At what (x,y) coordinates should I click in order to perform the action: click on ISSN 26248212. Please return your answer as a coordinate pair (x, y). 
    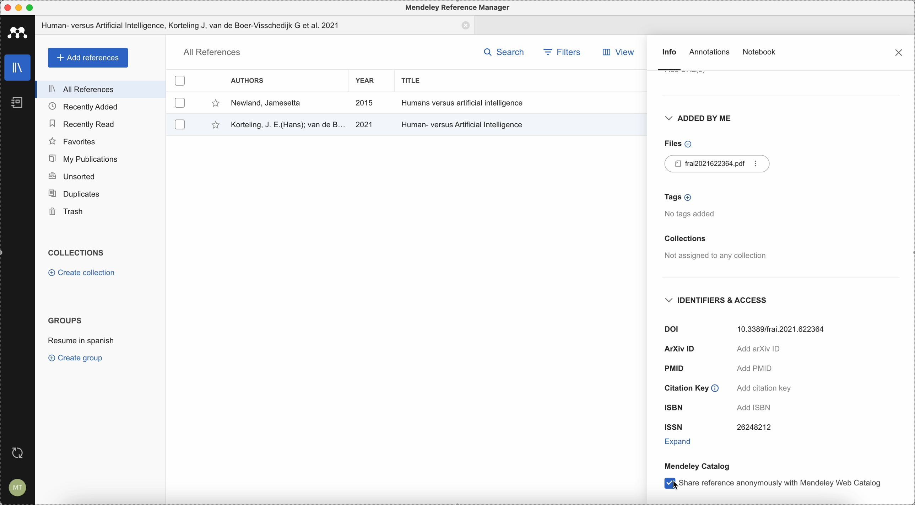
    Looking at the image, I should click on (718, 428).